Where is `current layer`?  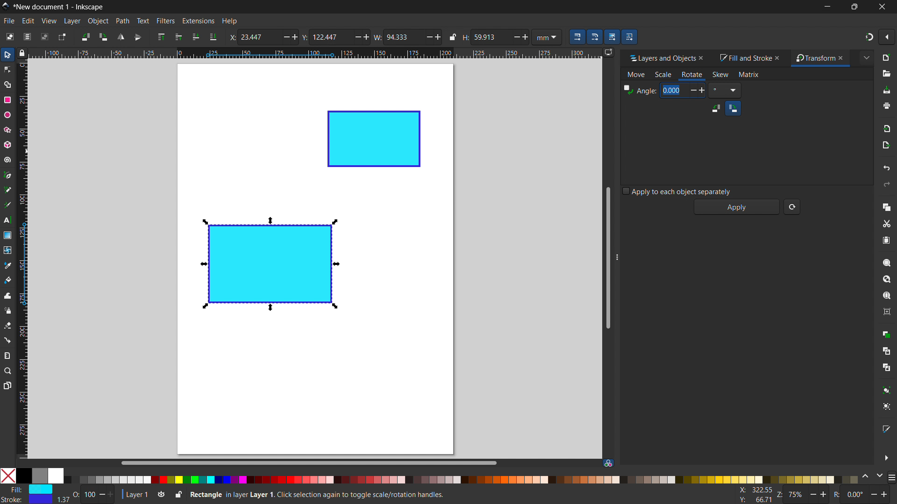 current layer is located at coordinates (134, 495).